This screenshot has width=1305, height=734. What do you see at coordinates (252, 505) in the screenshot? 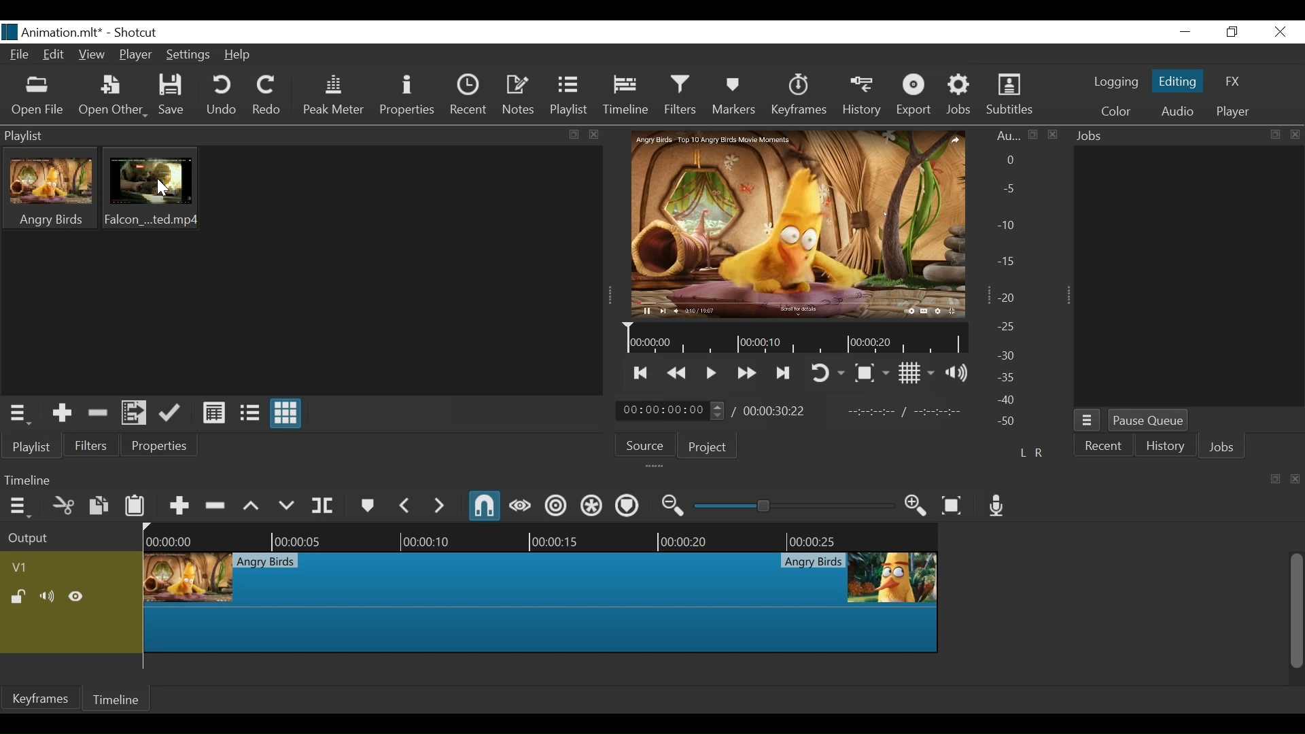
I see `Lift` at bounding box center [252, 505].